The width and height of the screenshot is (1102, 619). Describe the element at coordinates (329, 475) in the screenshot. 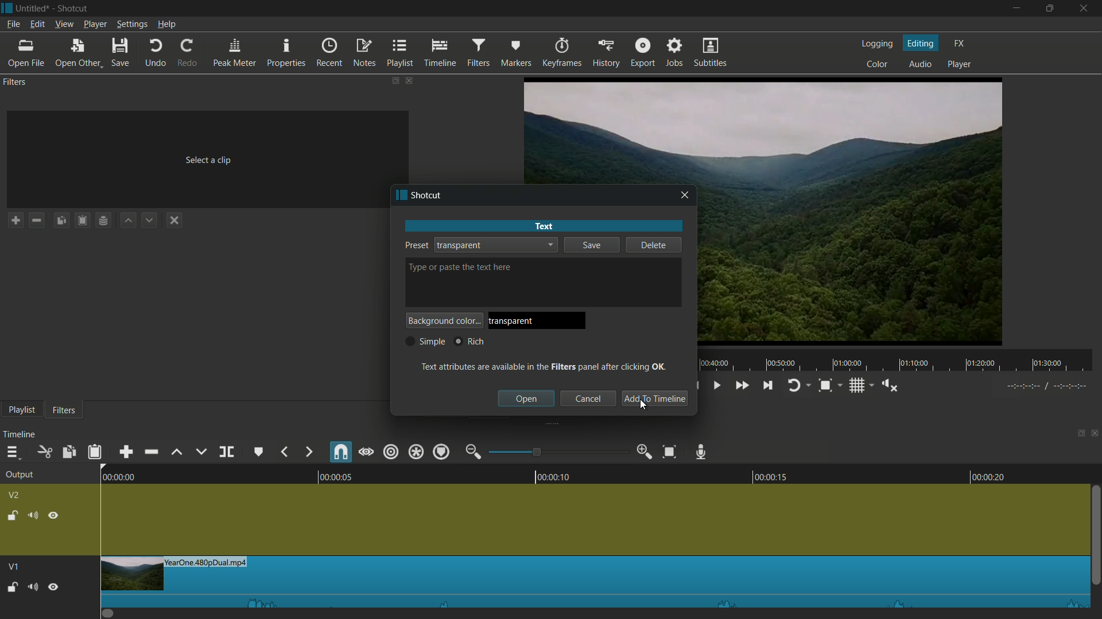

I see `00:00:05` at that location.